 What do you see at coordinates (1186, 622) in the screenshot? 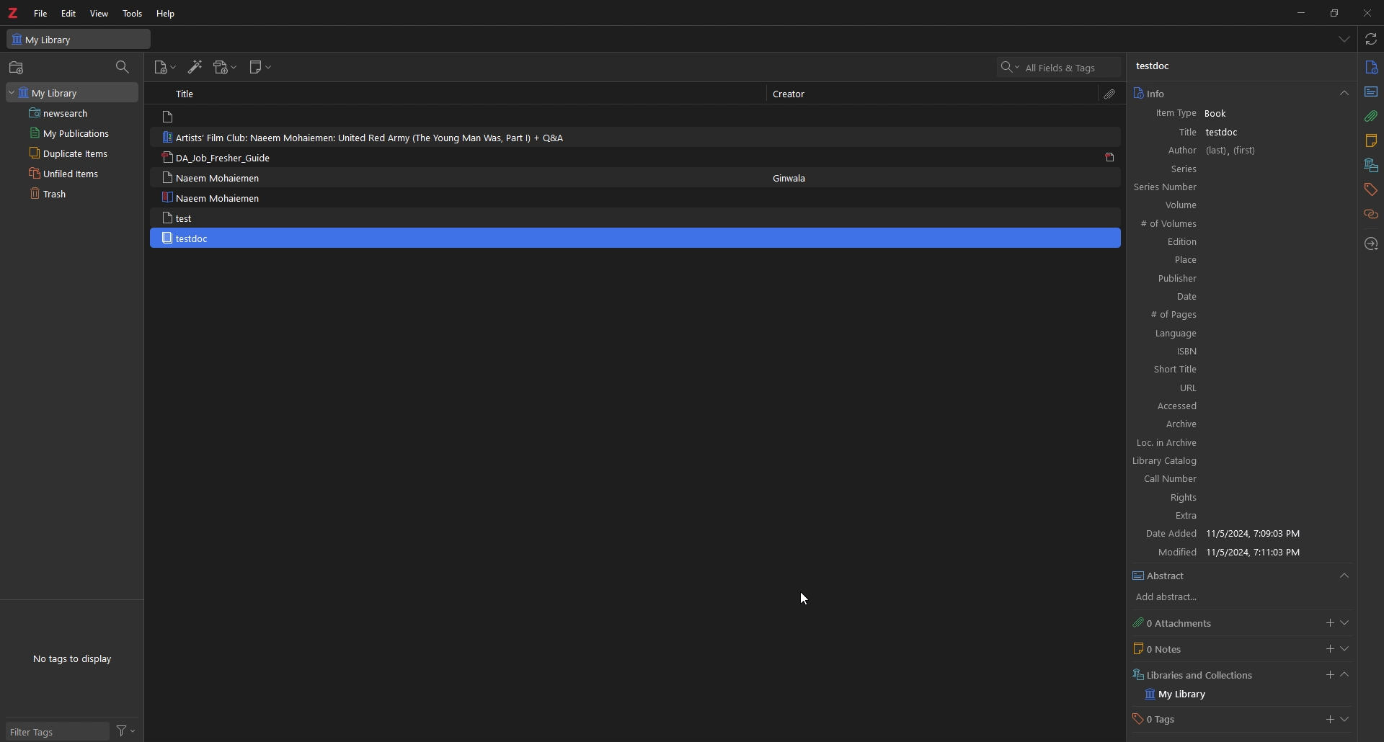
I see `0 Attachments` at bounding box center [1186, 622].